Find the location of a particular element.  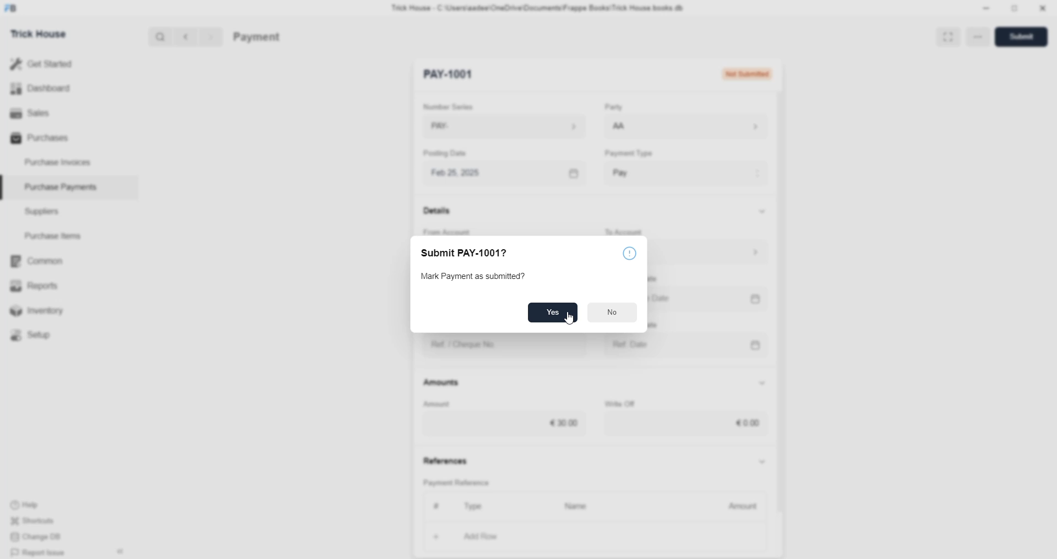

€0.00 is located at coordinates (750, 424).